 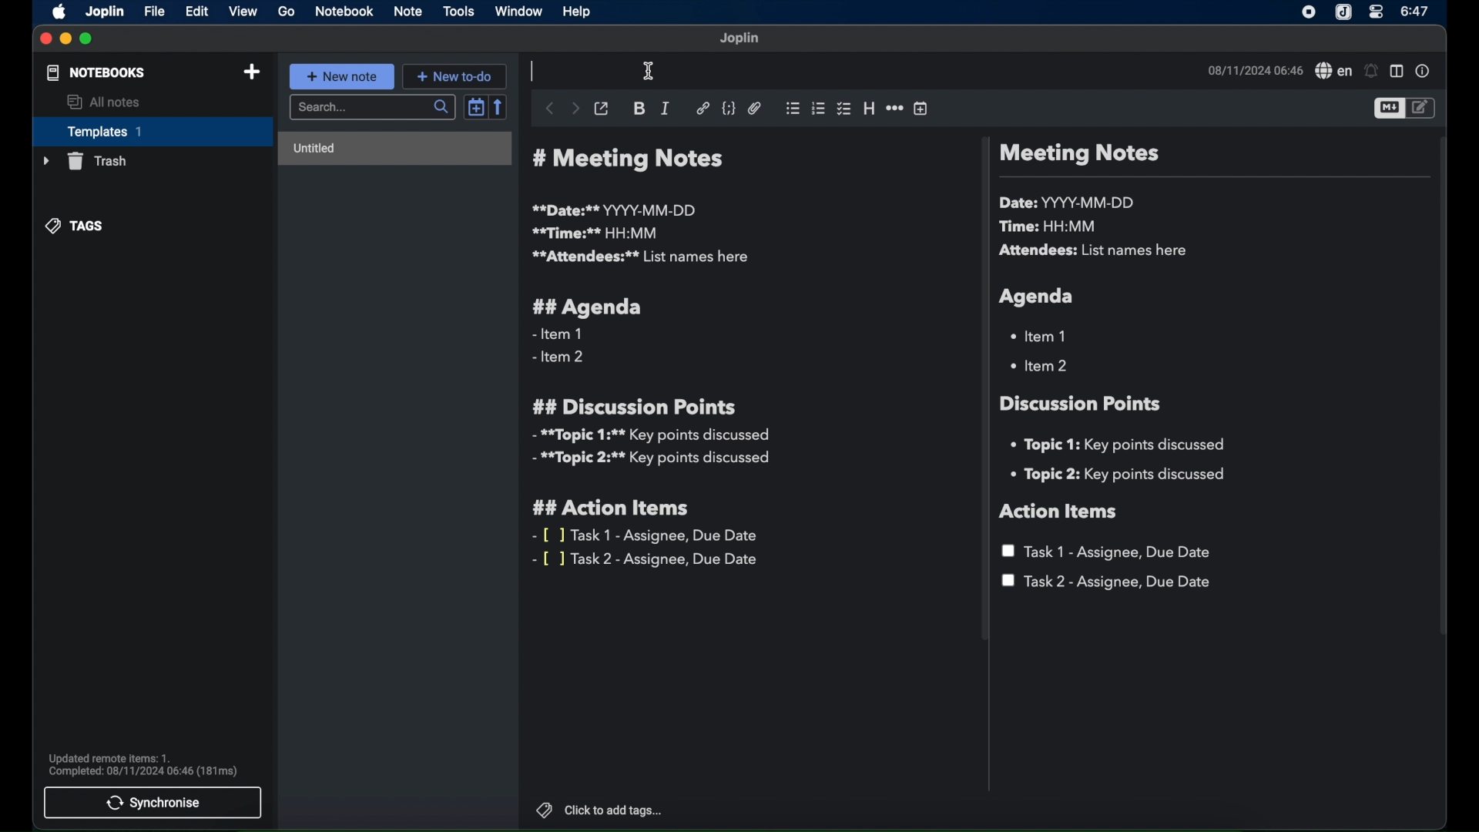 I want to click on new note, so click(x=342, y=76).